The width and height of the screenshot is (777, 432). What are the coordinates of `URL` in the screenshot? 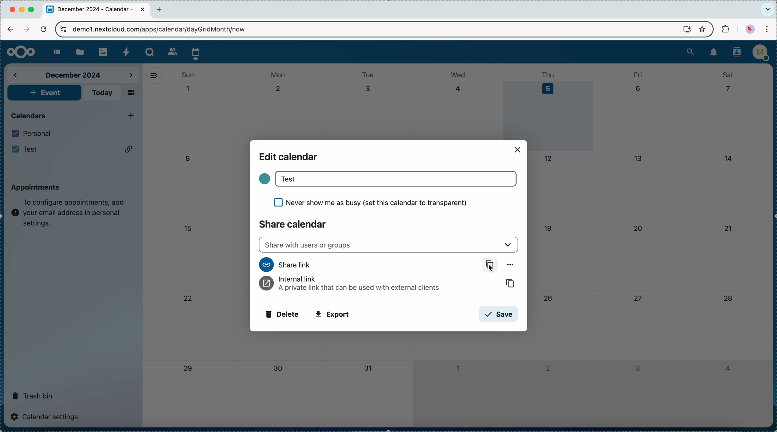 It's located at (164, 29).